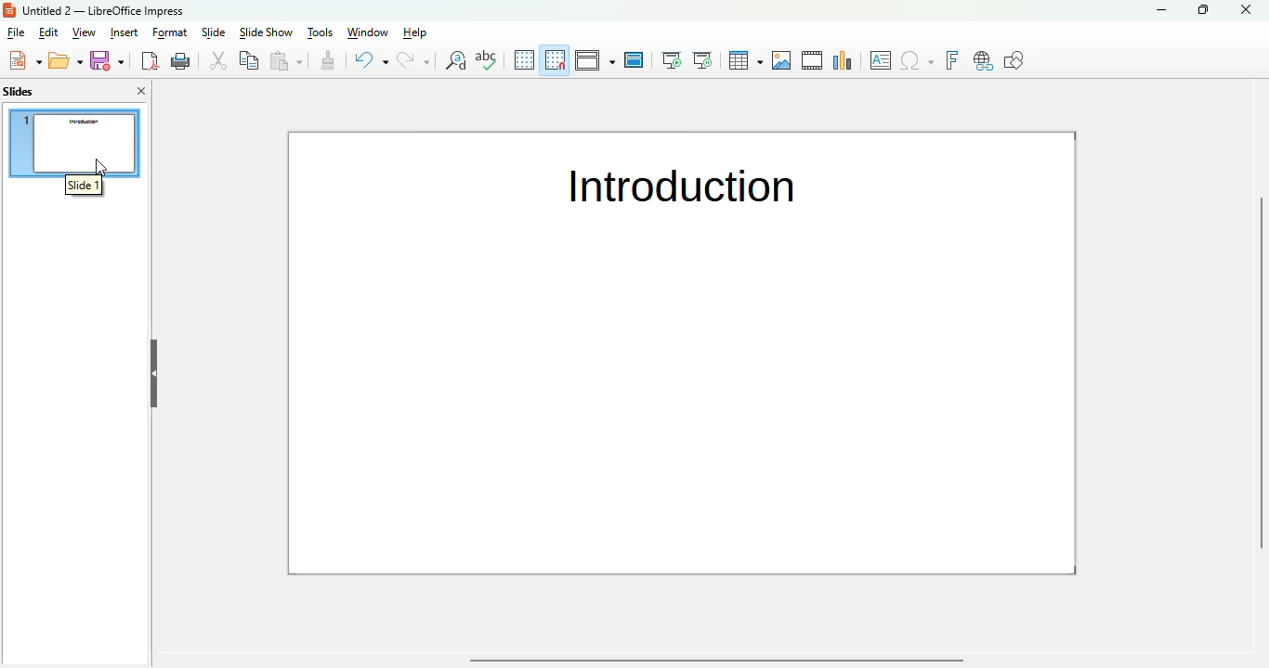 The image size is (1269, 668). I want to click on slide, so click(214, 32).